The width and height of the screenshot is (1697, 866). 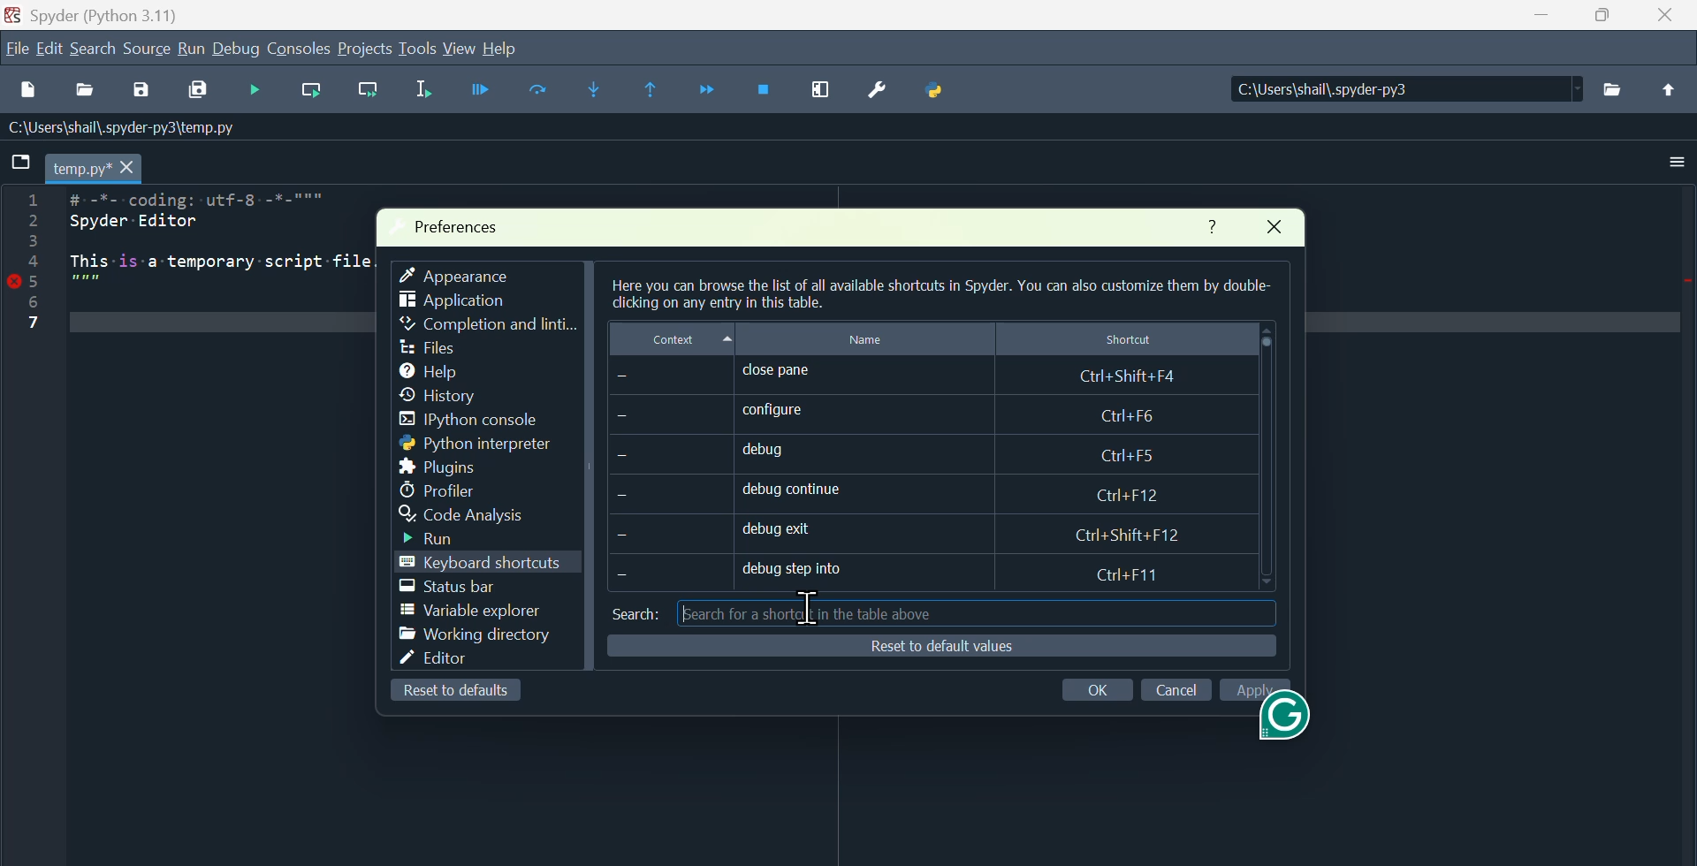 I want to click on help, so click(x=505, y=49).